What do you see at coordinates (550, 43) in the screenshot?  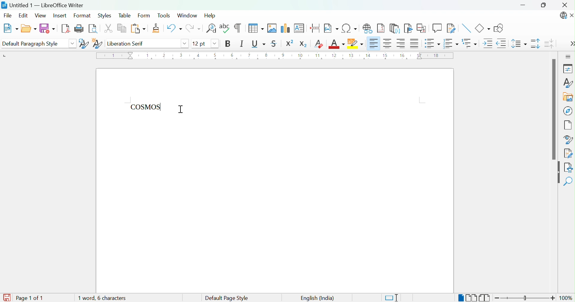 I see `Decrease Paragraph Spacing` at bounding box center [550, 43].